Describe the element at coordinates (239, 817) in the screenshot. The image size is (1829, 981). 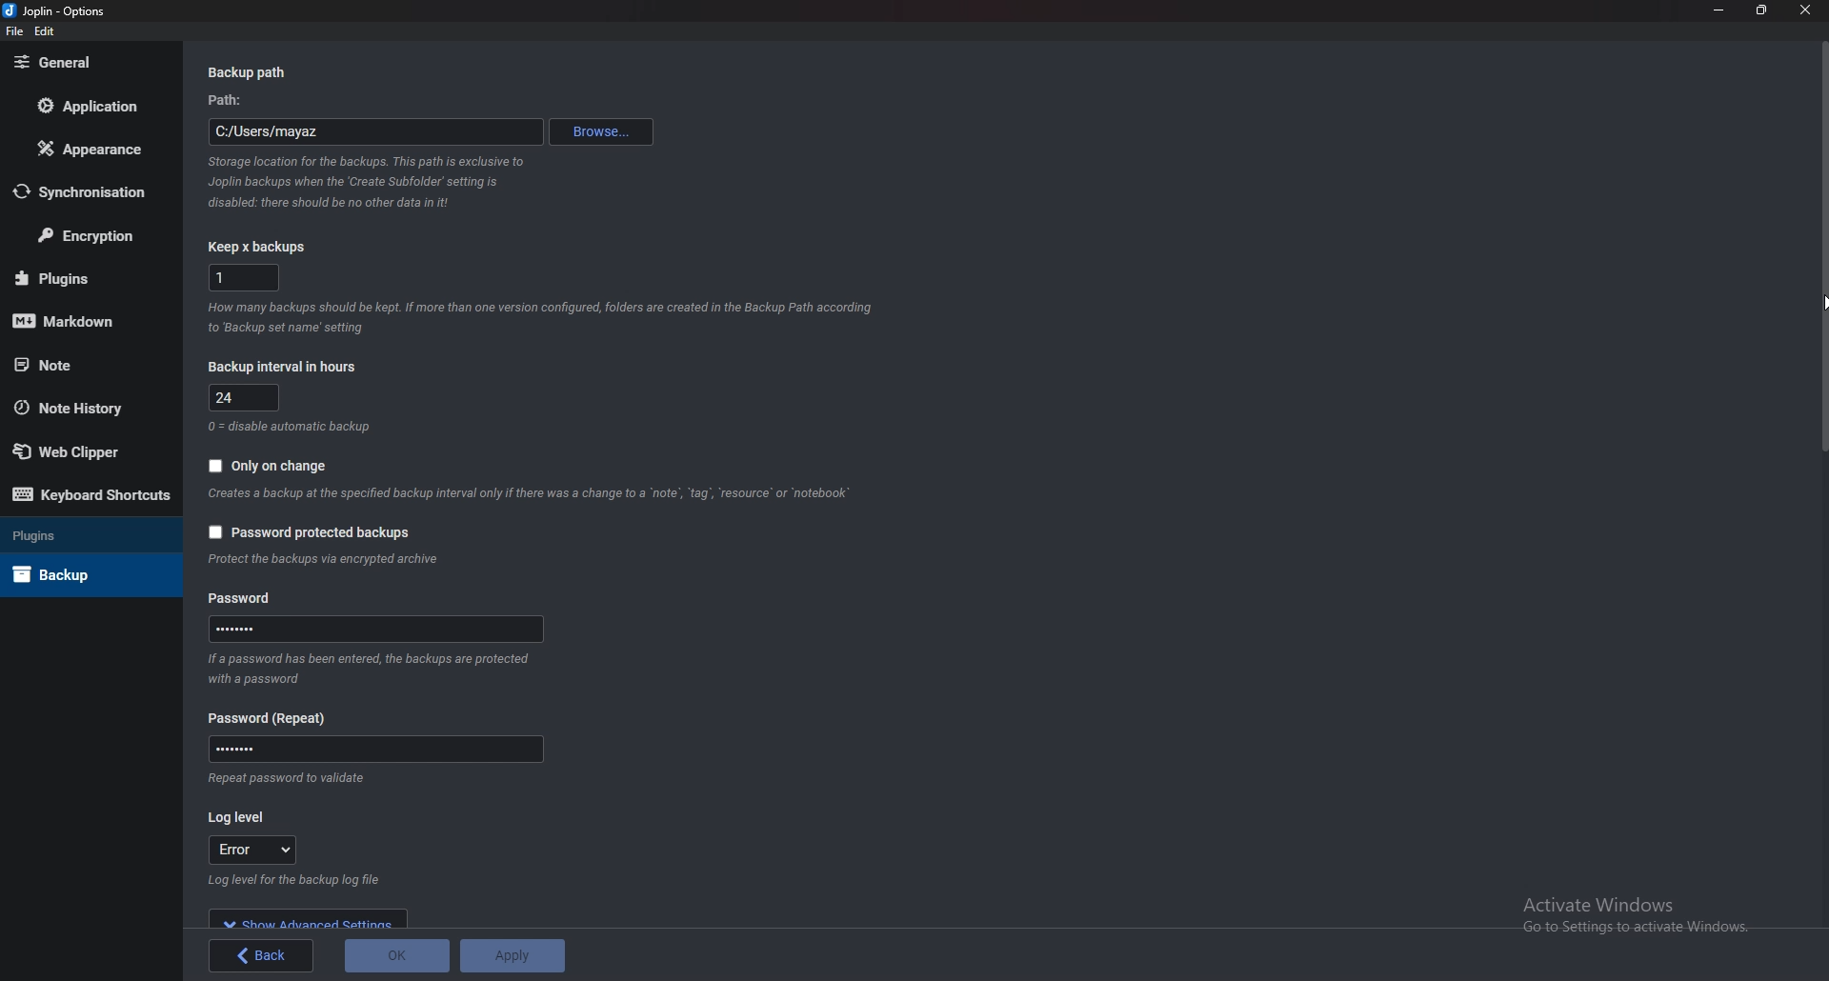
I see `Log level` at that location.